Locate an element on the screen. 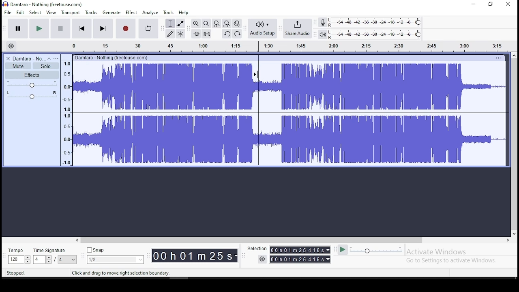 The width and height of the screenshot is (519, 292). transport is located at coordinates (72, 12).